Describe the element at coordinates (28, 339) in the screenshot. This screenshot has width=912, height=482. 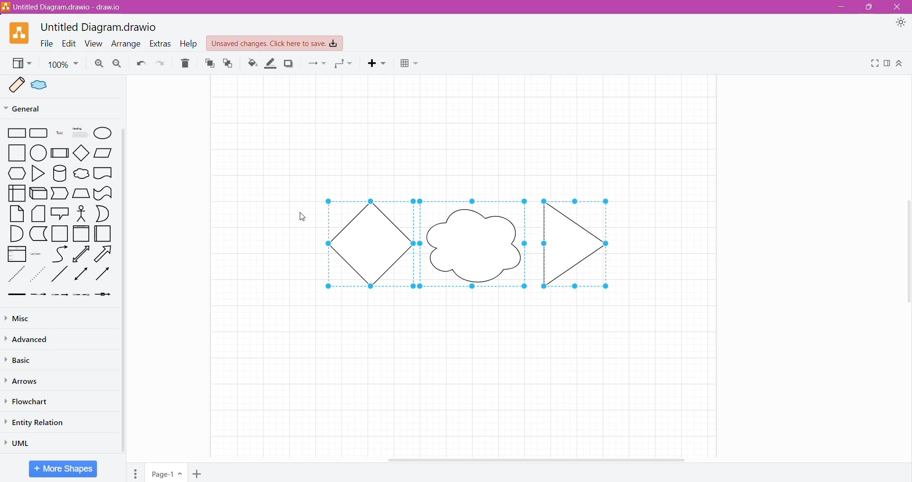
I see `Advanced` at that location.